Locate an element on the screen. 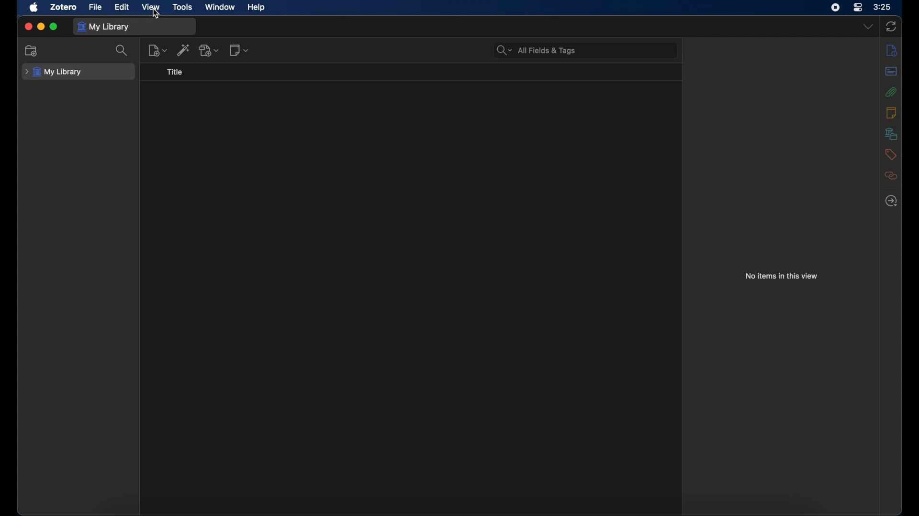 This screenshot has width=919, height=516. my library is located at coordinates (54, 72).